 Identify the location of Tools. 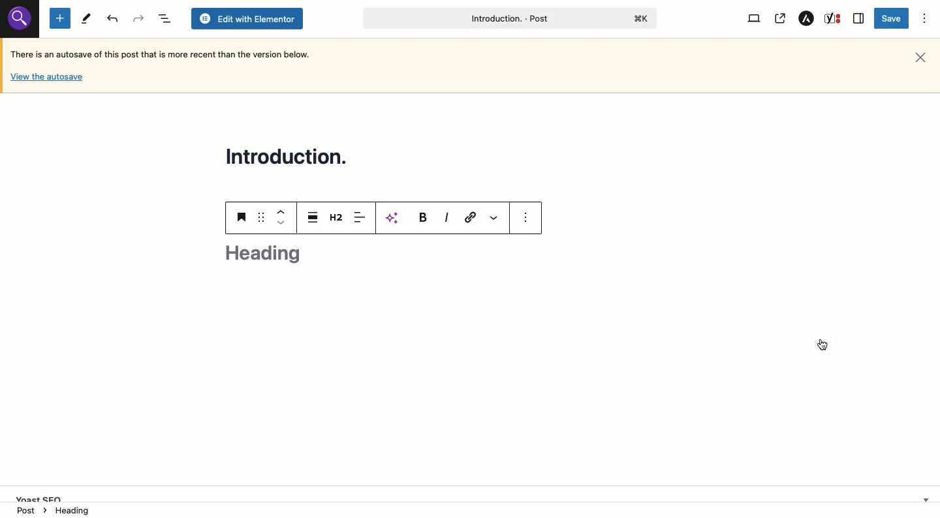
(86, 19).